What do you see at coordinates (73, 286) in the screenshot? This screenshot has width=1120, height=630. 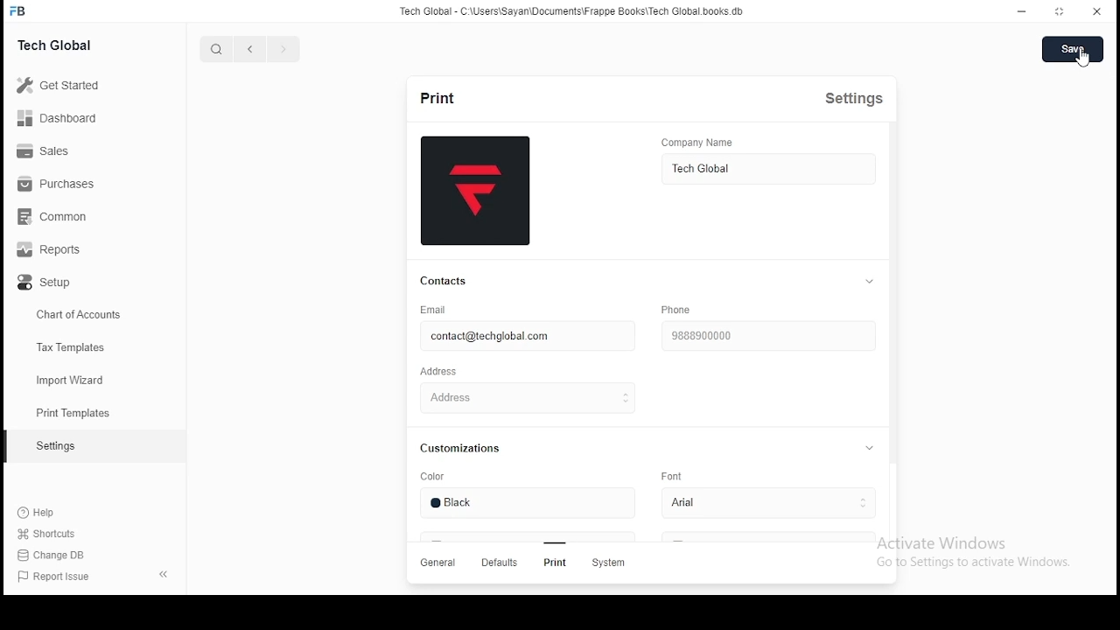 I see `setup ` at bounding box center [73, 286].